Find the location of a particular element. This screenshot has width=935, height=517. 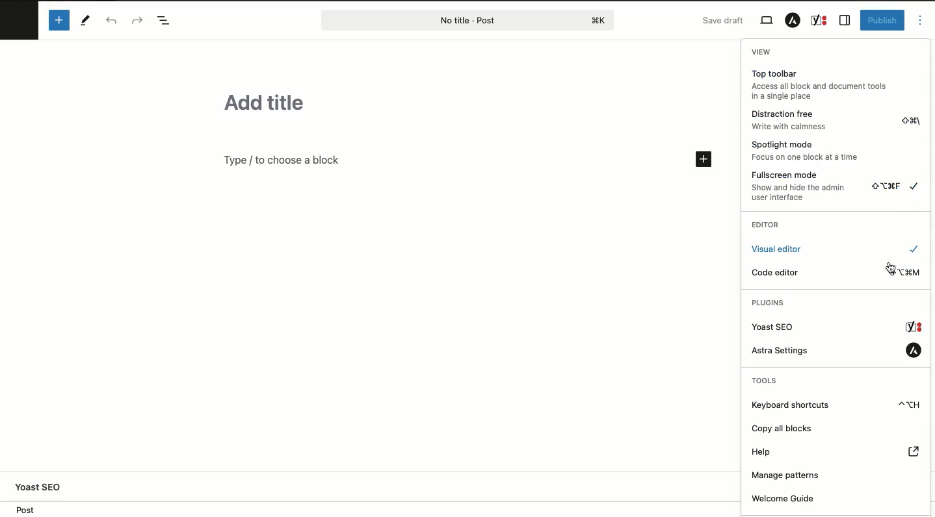

Fullscreen mode is located at coordinates (835, 185).